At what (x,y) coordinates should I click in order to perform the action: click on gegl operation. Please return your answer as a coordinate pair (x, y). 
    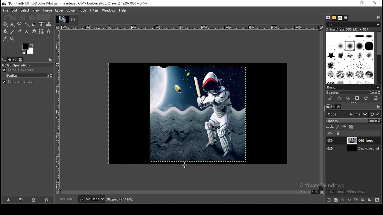
    Looking at the image, I should click on (27, 65).